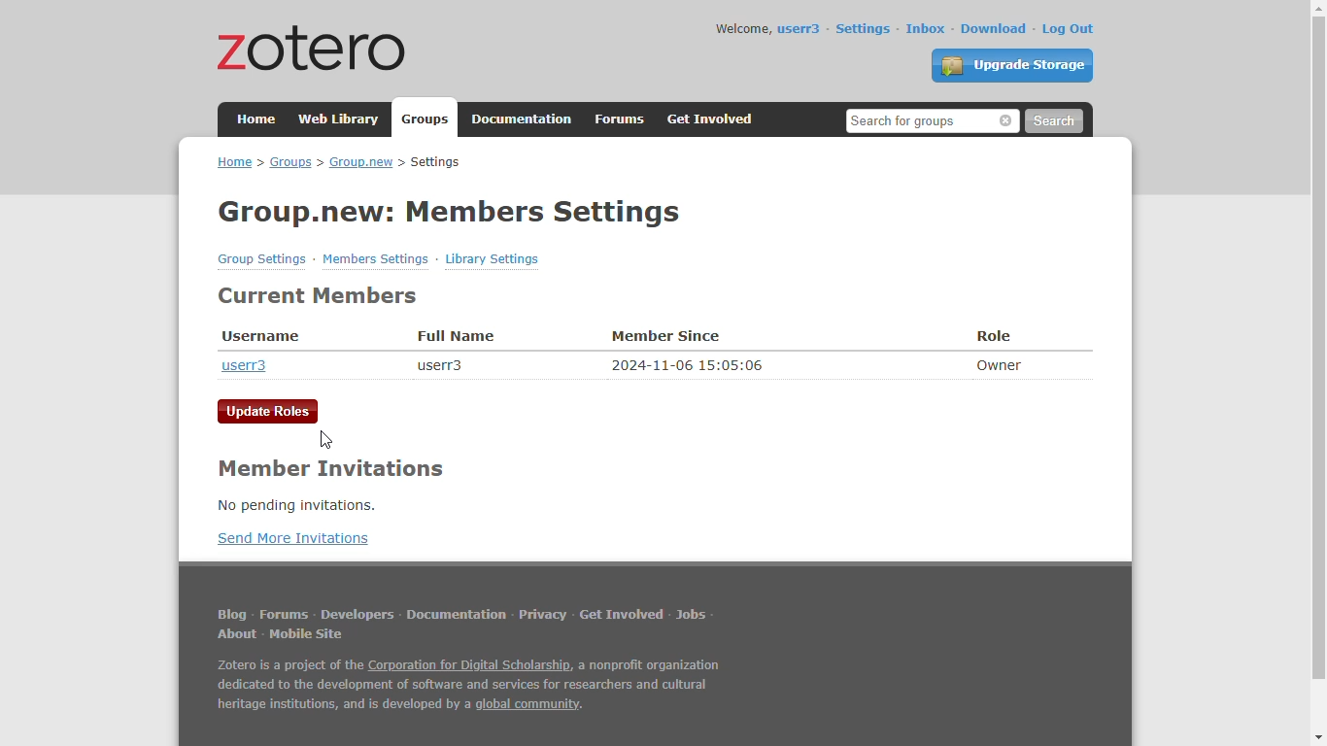 The height and width of the screenshot is (746, 1327). Describe the element at coordinates (357, 614) in the screenshot. I see `developers` at that location.